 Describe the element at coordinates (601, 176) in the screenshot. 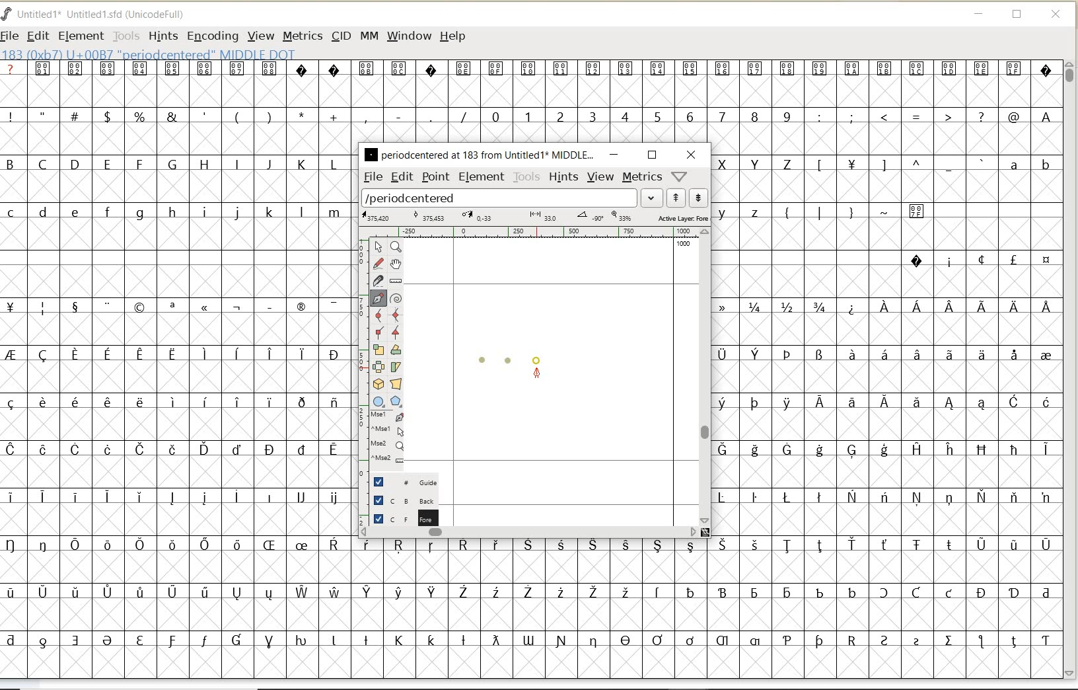

I see `view` at that location.